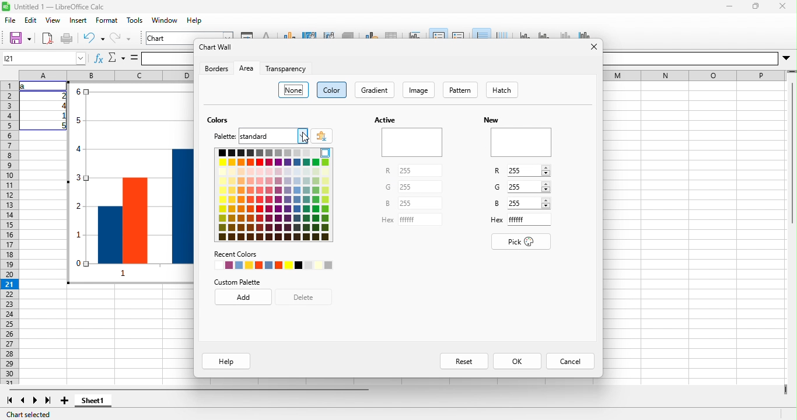 The height and width of the screenshot is (420, 797). Describe the element at coordinates (49, 400) in the screenshot. I see `last sheet` at that location.